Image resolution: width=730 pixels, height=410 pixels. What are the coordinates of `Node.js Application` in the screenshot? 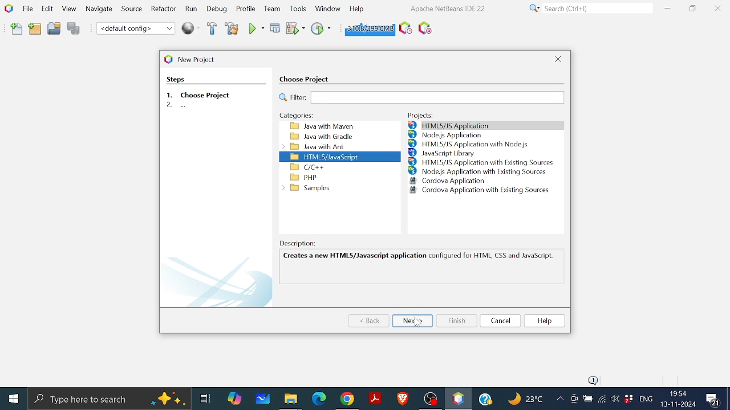 It's located at (450, 134).